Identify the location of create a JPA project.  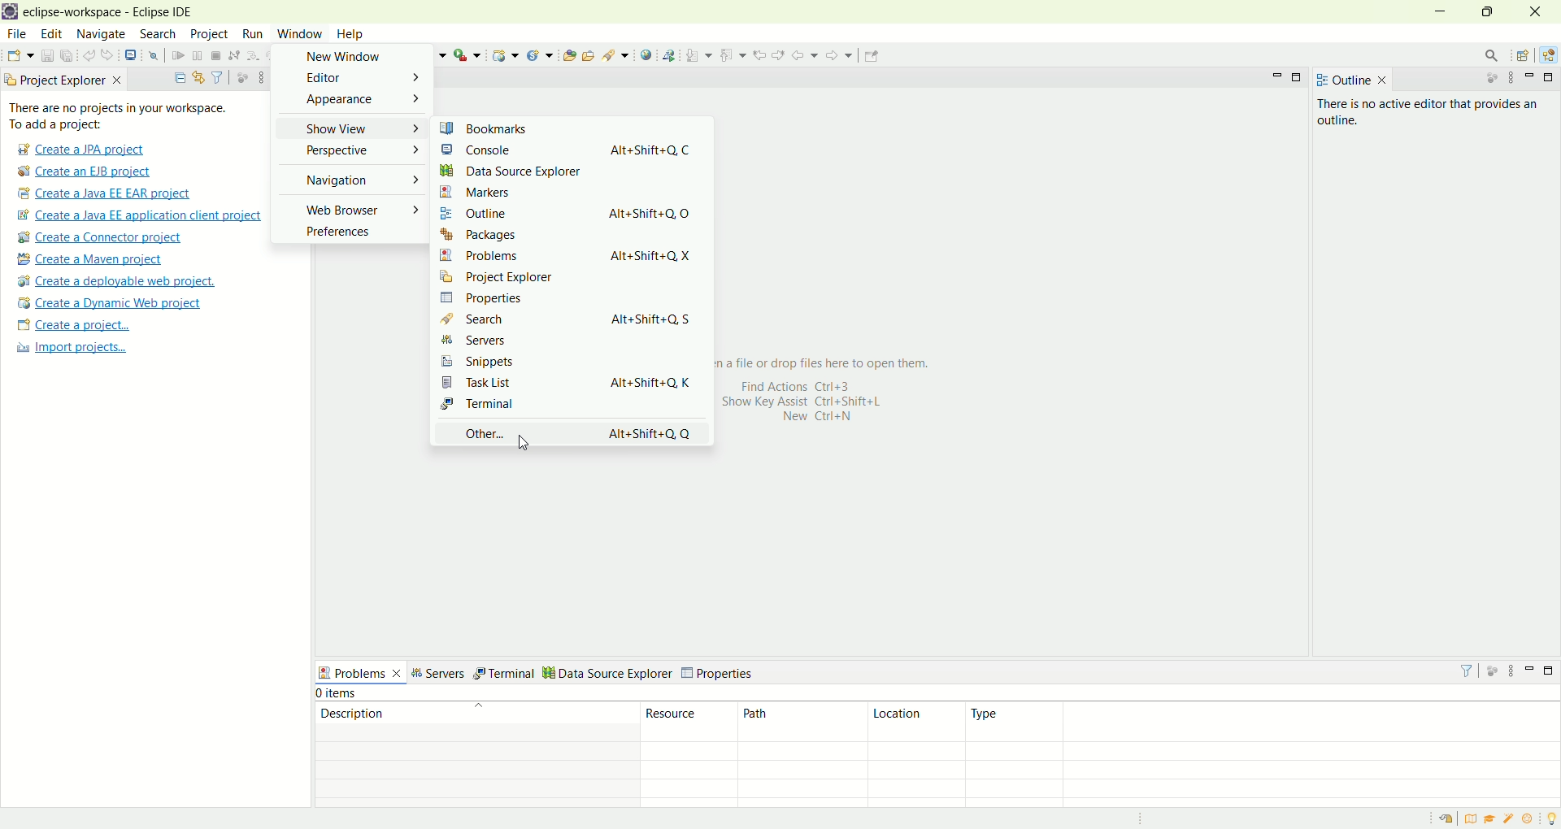
(79, 150).